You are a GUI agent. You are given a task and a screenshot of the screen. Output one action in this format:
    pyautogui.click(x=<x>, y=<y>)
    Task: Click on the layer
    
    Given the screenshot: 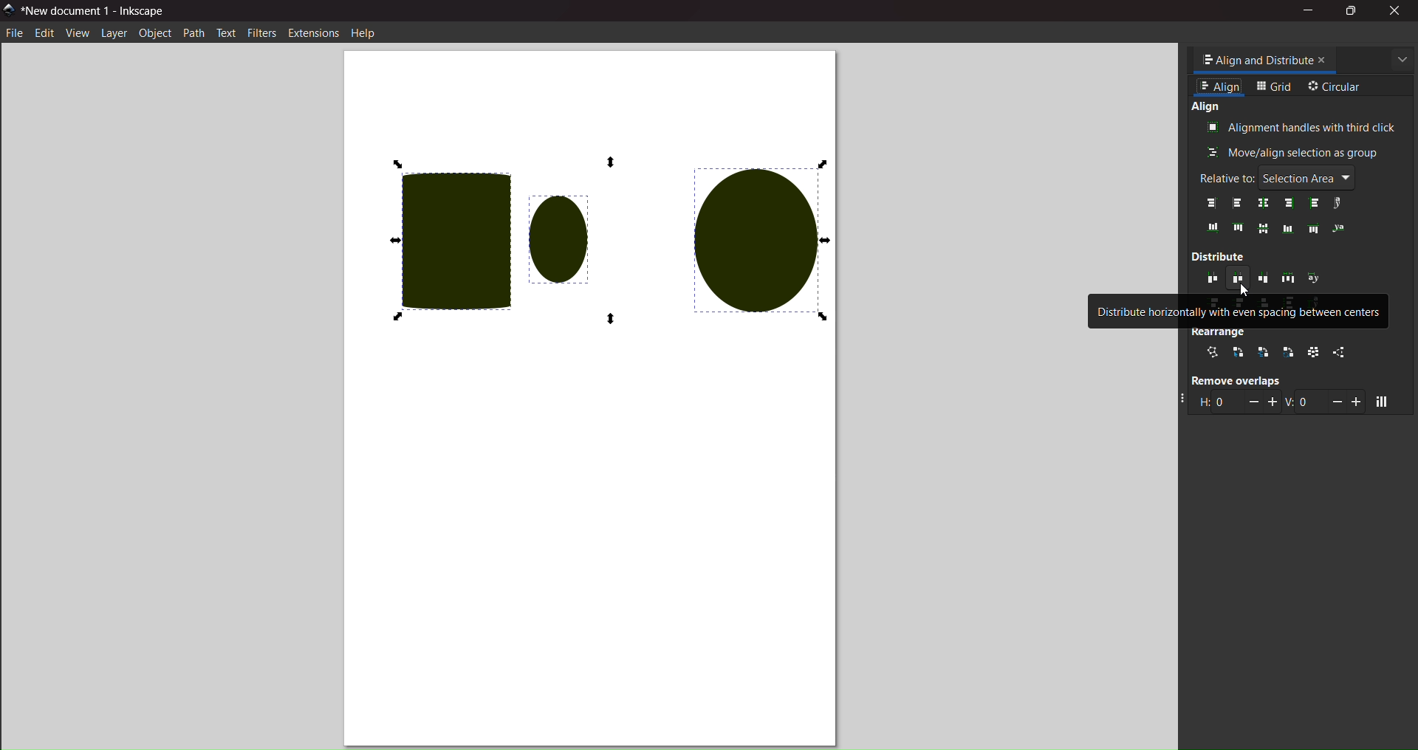 What is the action you would take?
    pyautogui.click(x=112, y=33)
    